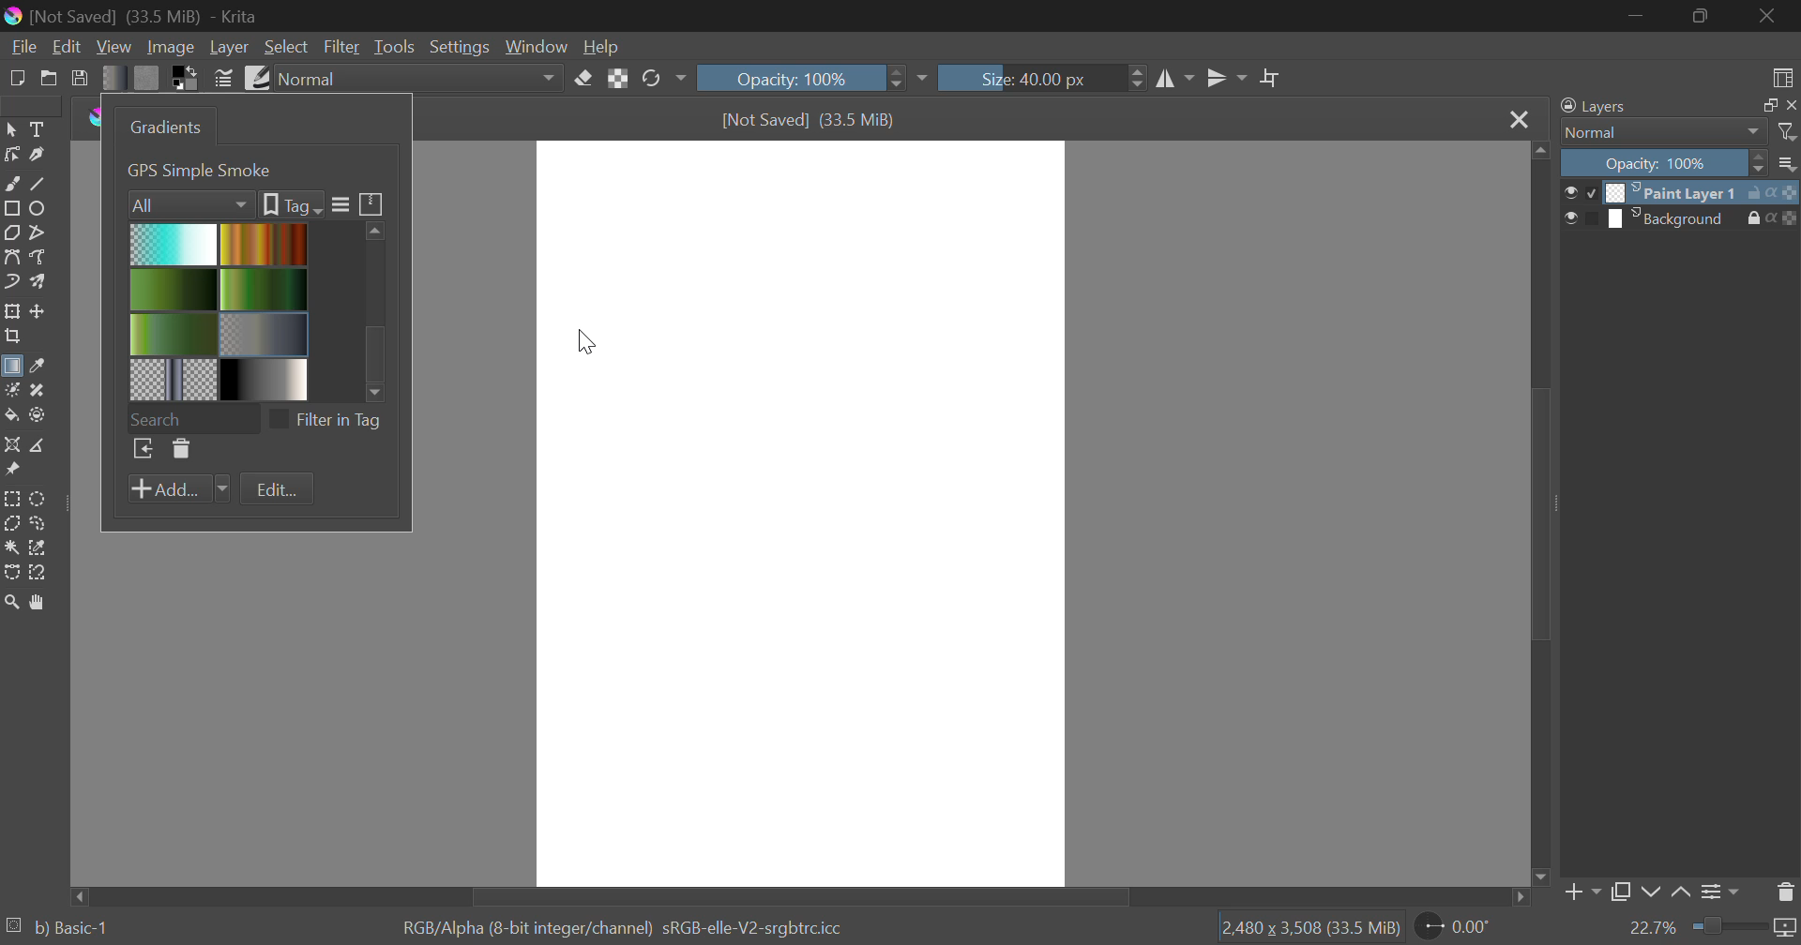 The width and height of the screenshot is (1801, 945). What do you see at coordinates (382, 307) in the screenshot?
I see `MOUSE_DOWN on Gradient Scroll Bar` at bounding box center [382, 307].